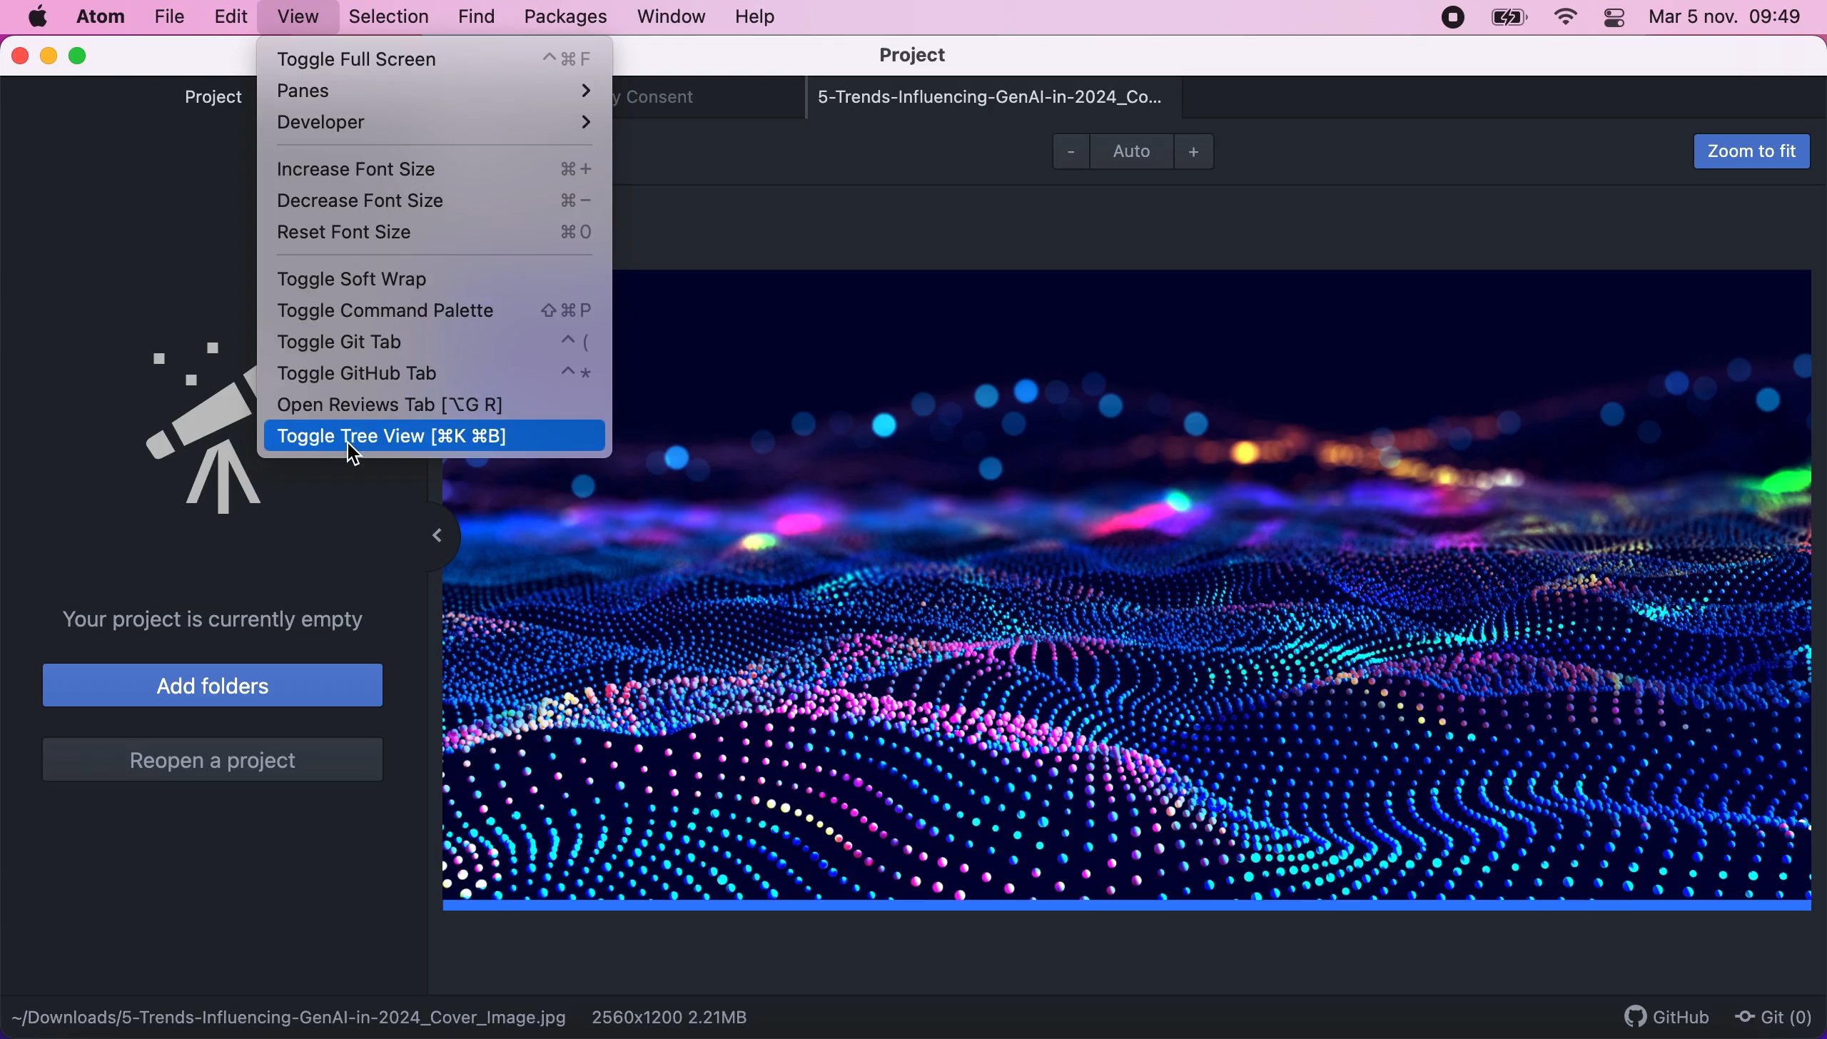 This screenshot has width=1827, height=1039. I want to click on edit, so click(231, 16).